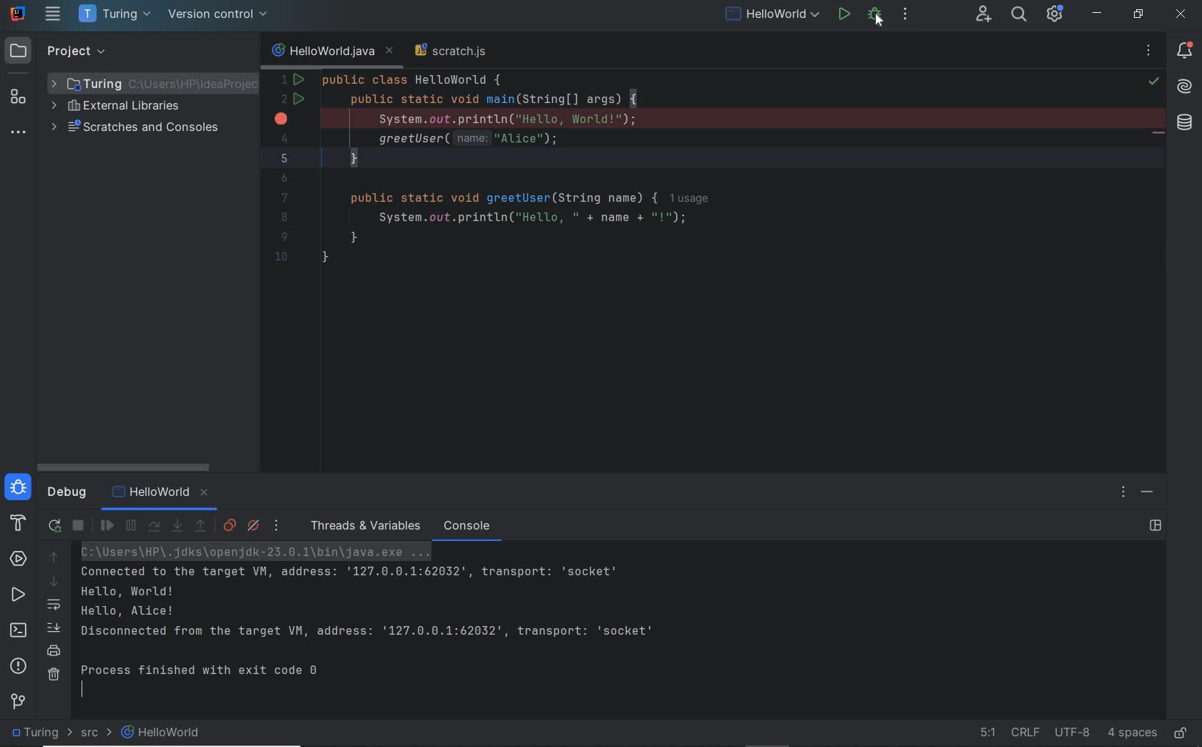  Describe the element at coordinates (1179, 734) in the screenshot. I see `make file ready only` at that location.